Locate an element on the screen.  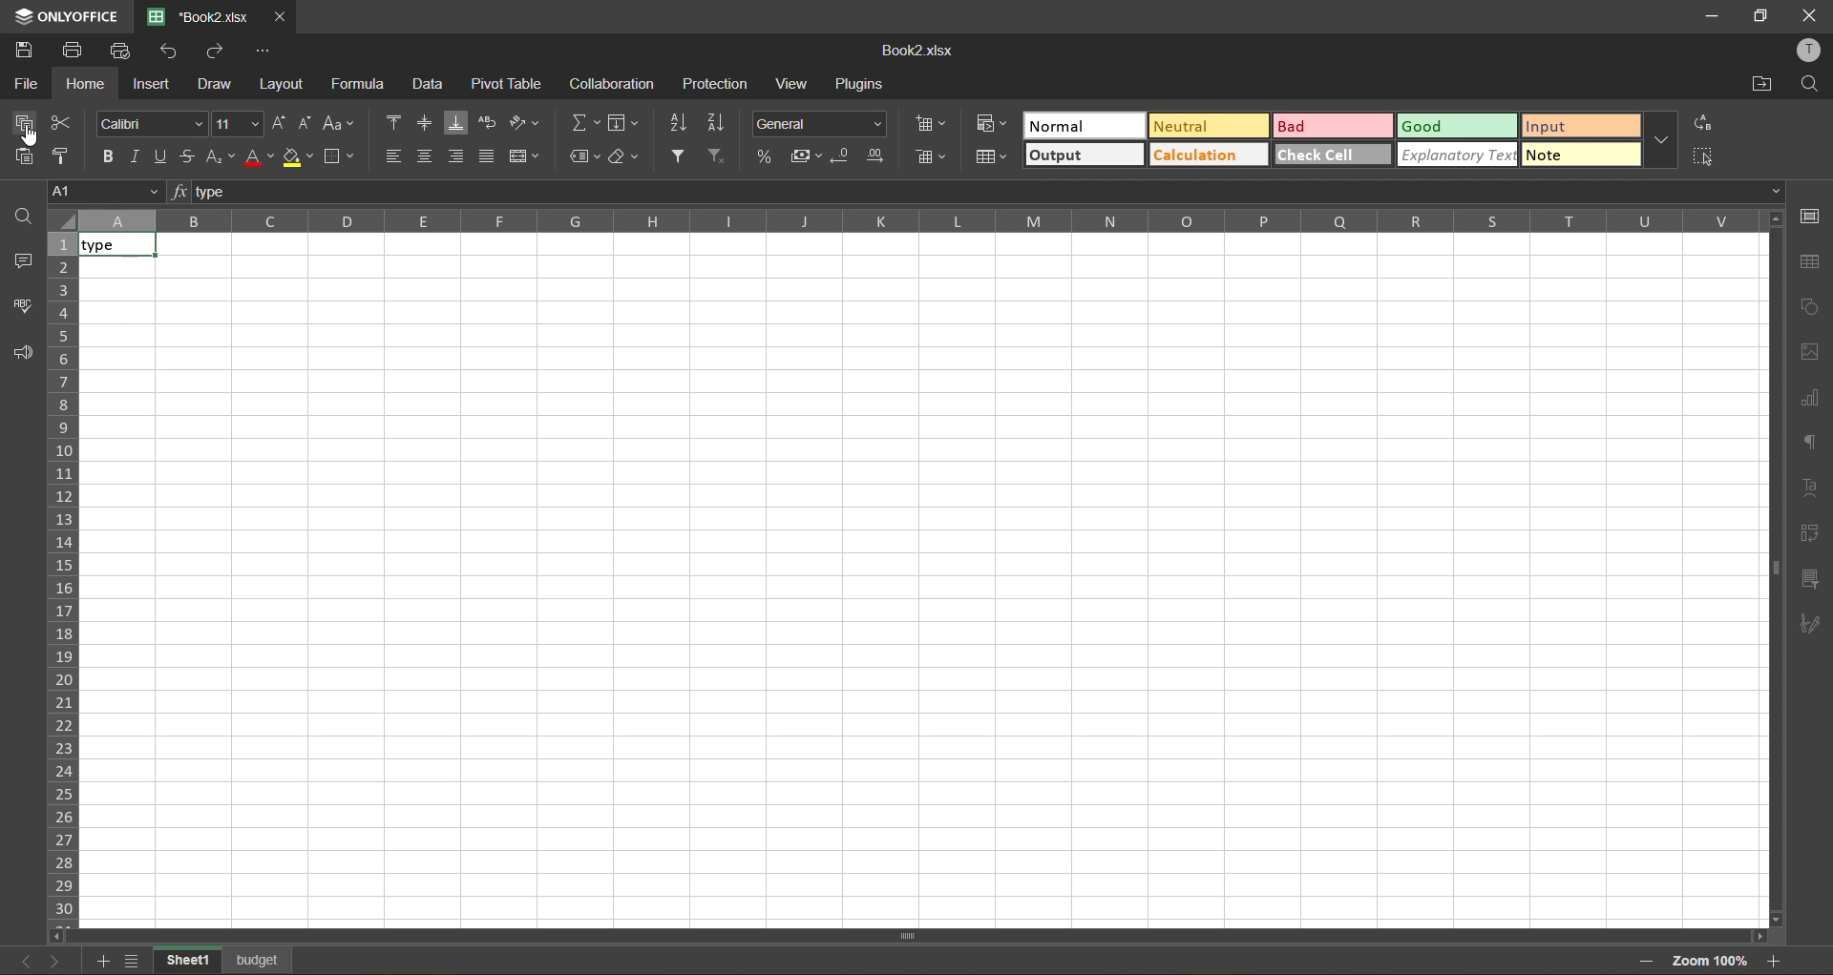
orientation is located at coordinates (520, 121).